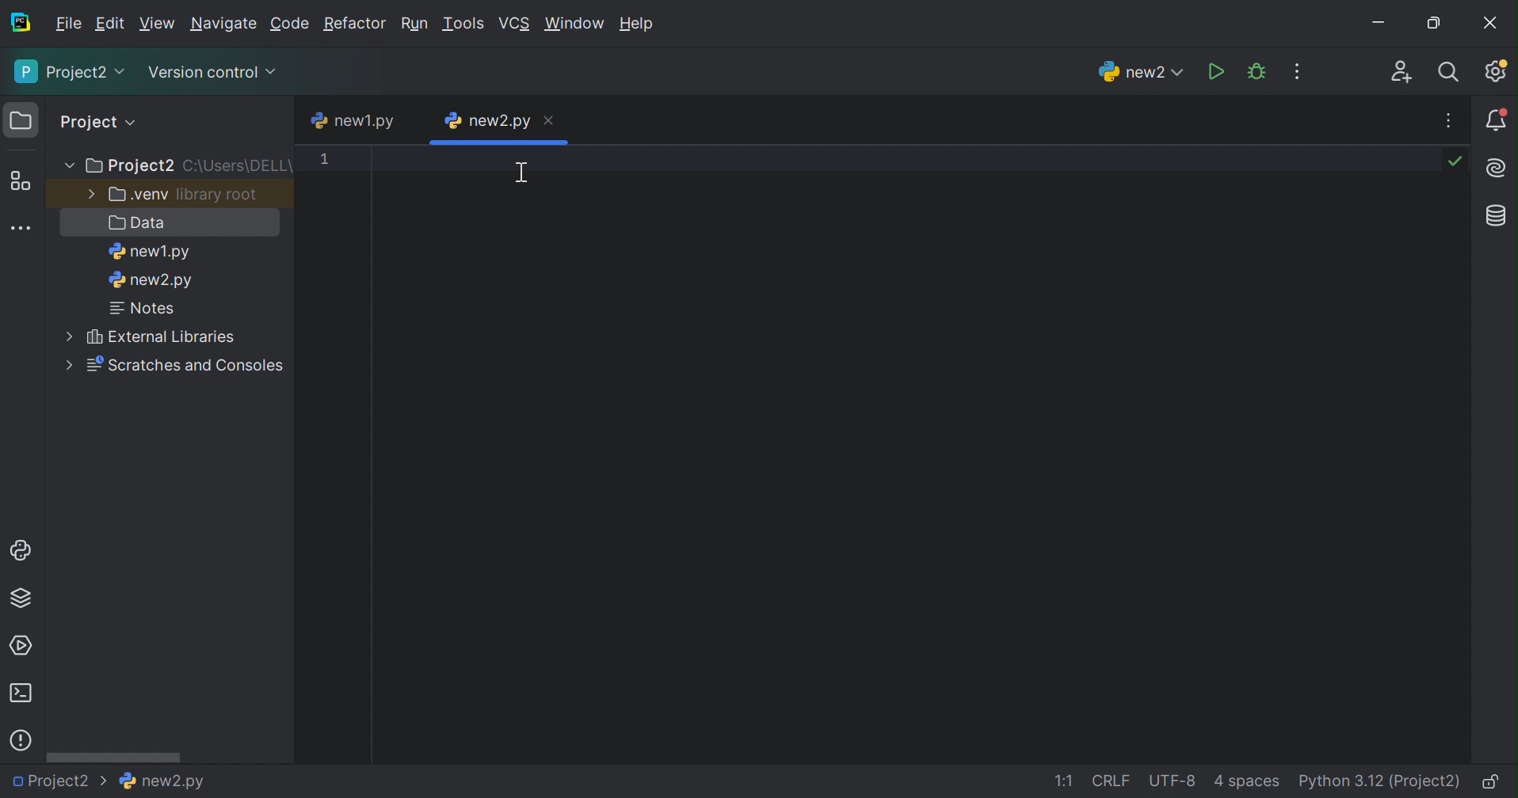  Describe the element at coordinates (1299, 70) in the screenshot. I see `More actions` at that location.